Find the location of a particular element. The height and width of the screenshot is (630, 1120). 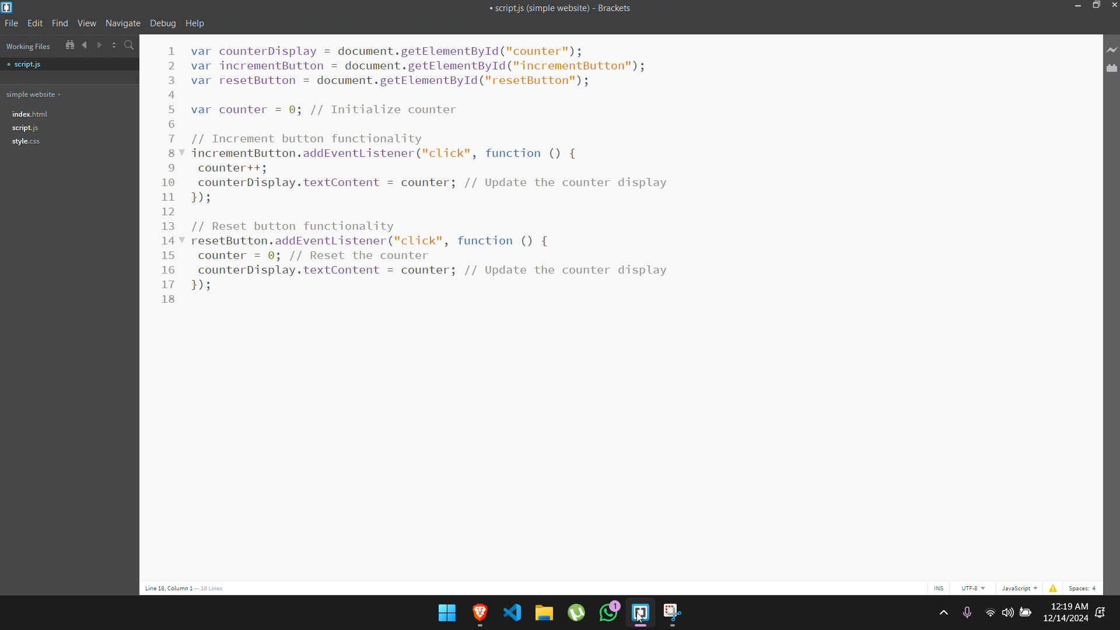

debug is located at coordinates (163, 23).